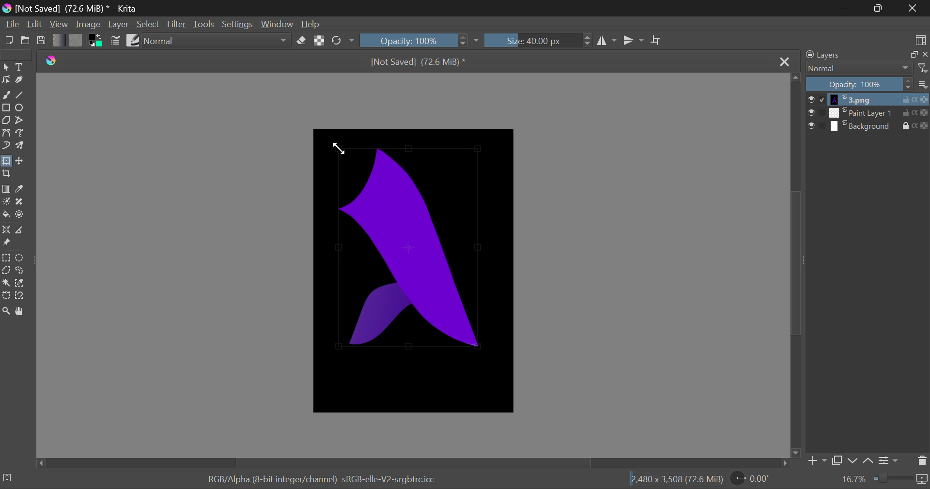  I want to click on Settings, so click(889, 461).